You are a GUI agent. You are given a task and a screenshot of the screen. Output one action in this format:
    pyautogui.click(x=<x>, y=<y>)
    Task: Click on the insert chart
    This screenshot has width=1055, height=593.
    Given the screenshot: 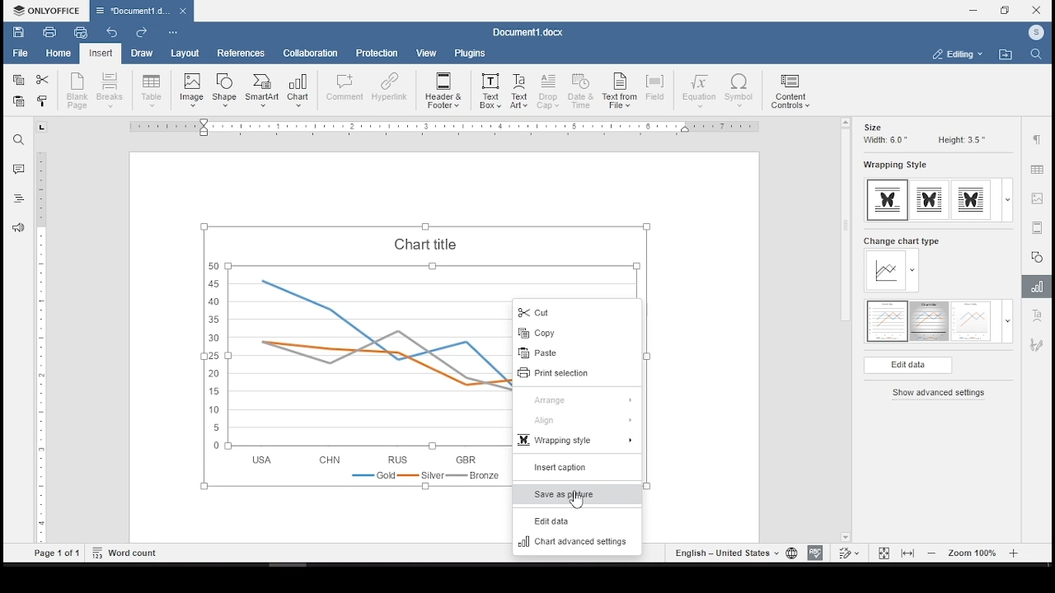 What is the action you would take?
    pyautogui.click(x=300, y=91)
    